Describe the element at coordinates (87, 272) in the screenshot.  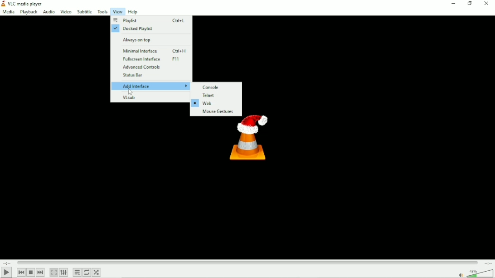
I see `Toggle between loop all, loop one and no loop` at that location.